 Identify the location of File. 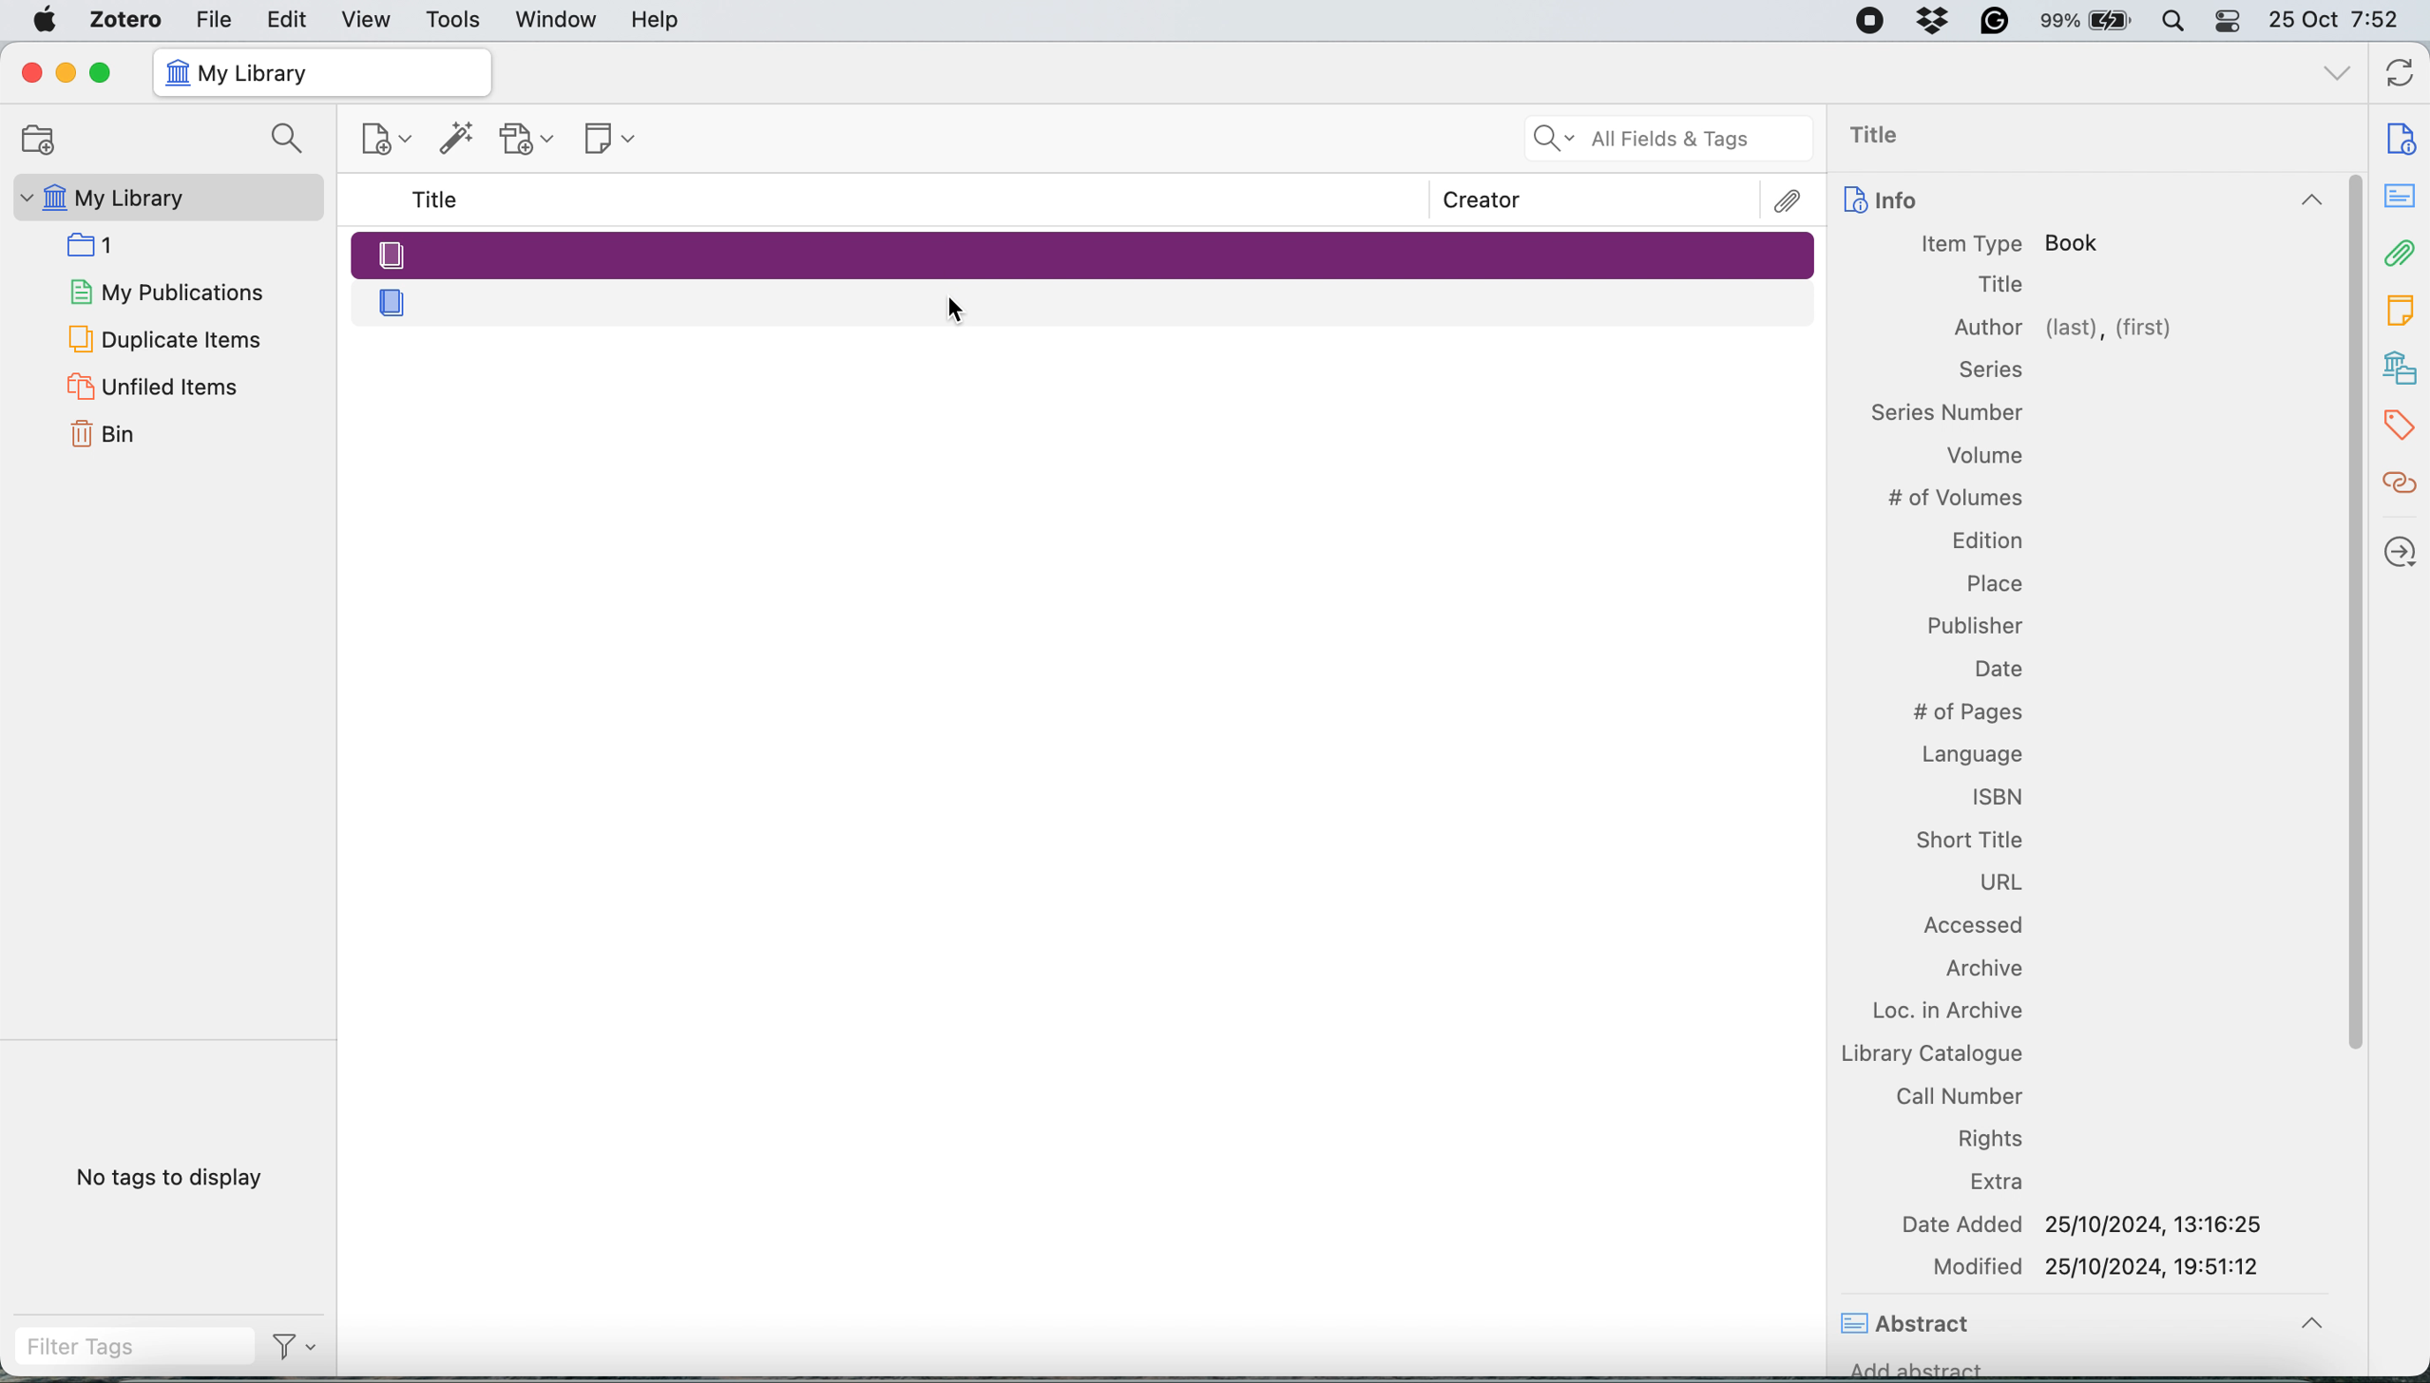
(214, 18).